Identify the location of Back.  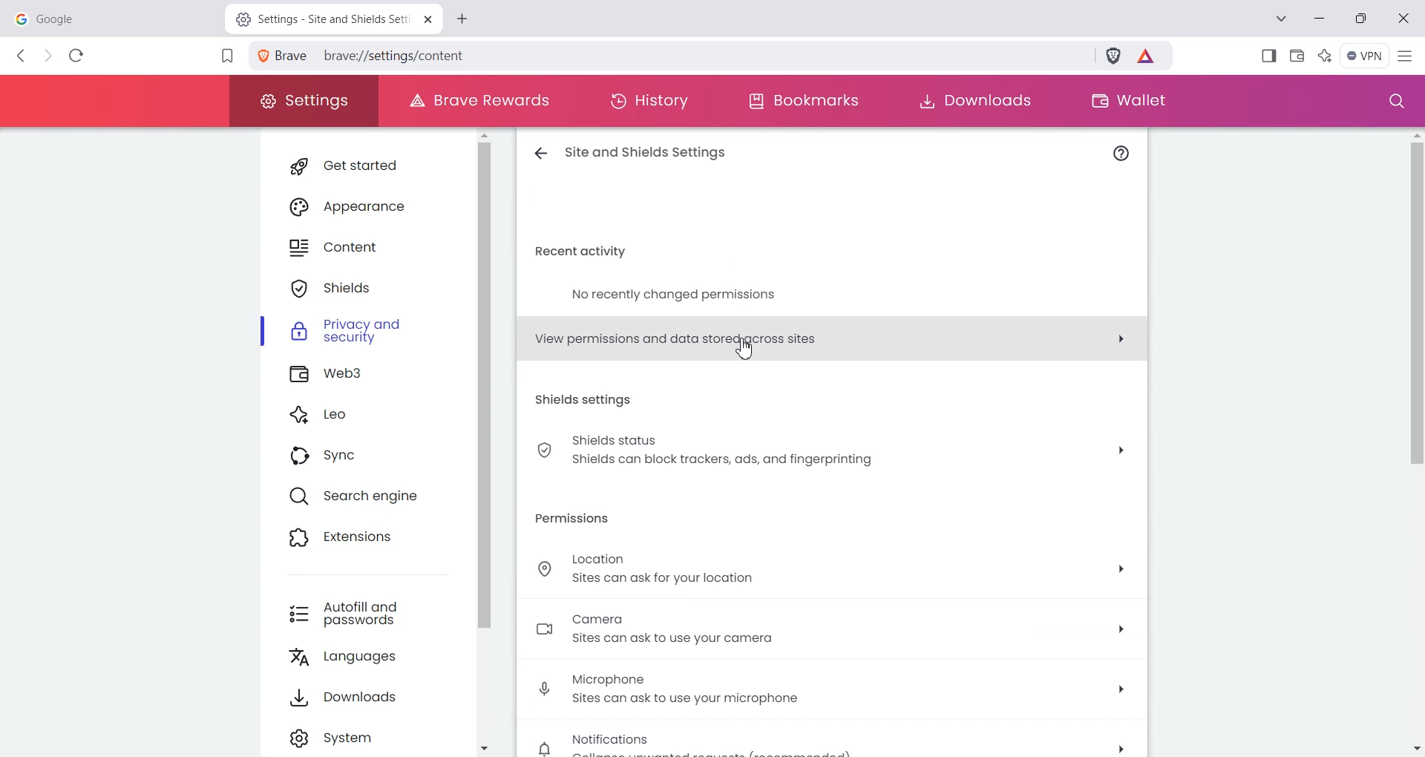
(22, 56).